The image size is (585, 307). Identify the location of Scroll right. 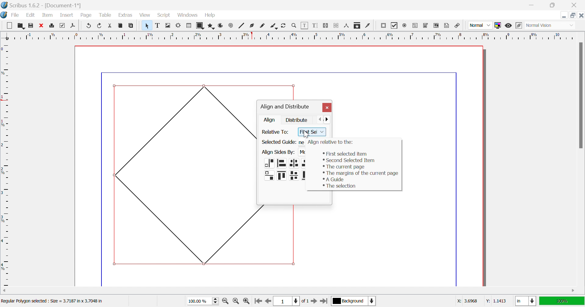
(574, 291).